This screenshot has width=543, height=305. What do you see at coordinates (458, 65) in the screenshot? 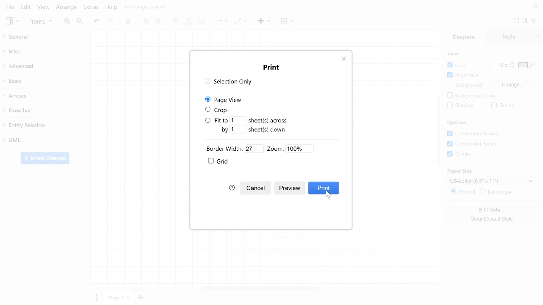
I see `Grid` at bounding box center [458, 65].